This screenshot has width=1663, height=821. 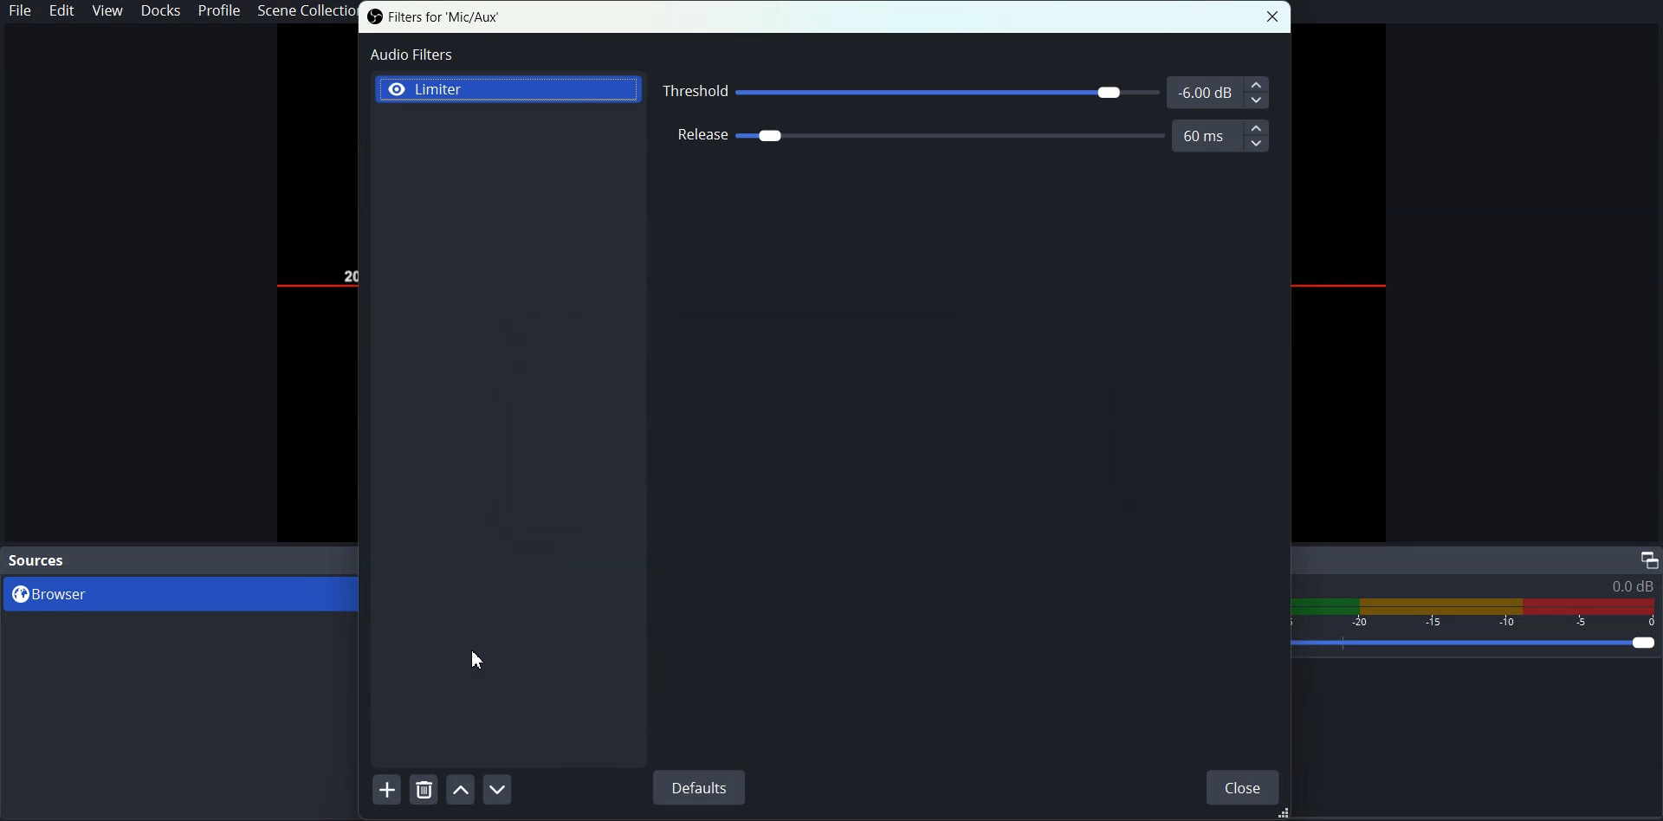 I want to click on File, so click(x=20, y=11).